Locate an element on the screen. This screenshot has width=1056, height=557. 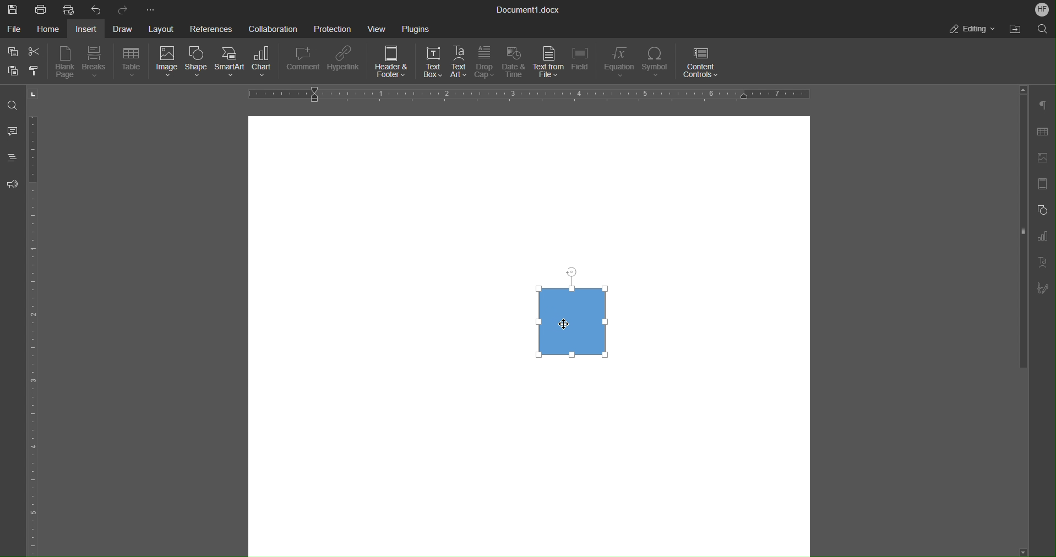
Shape is located at coordinates (570, 317).